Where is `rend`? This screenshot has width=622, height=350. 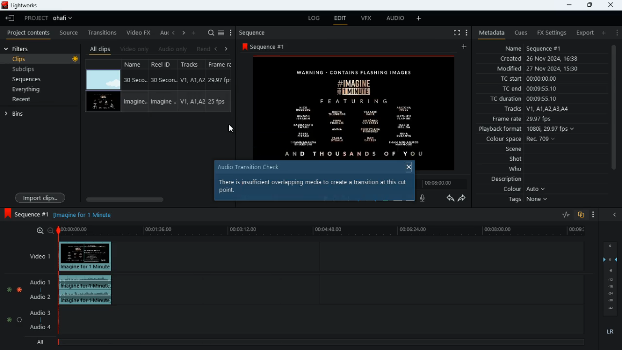
rend is located at coordinates (203, 50).